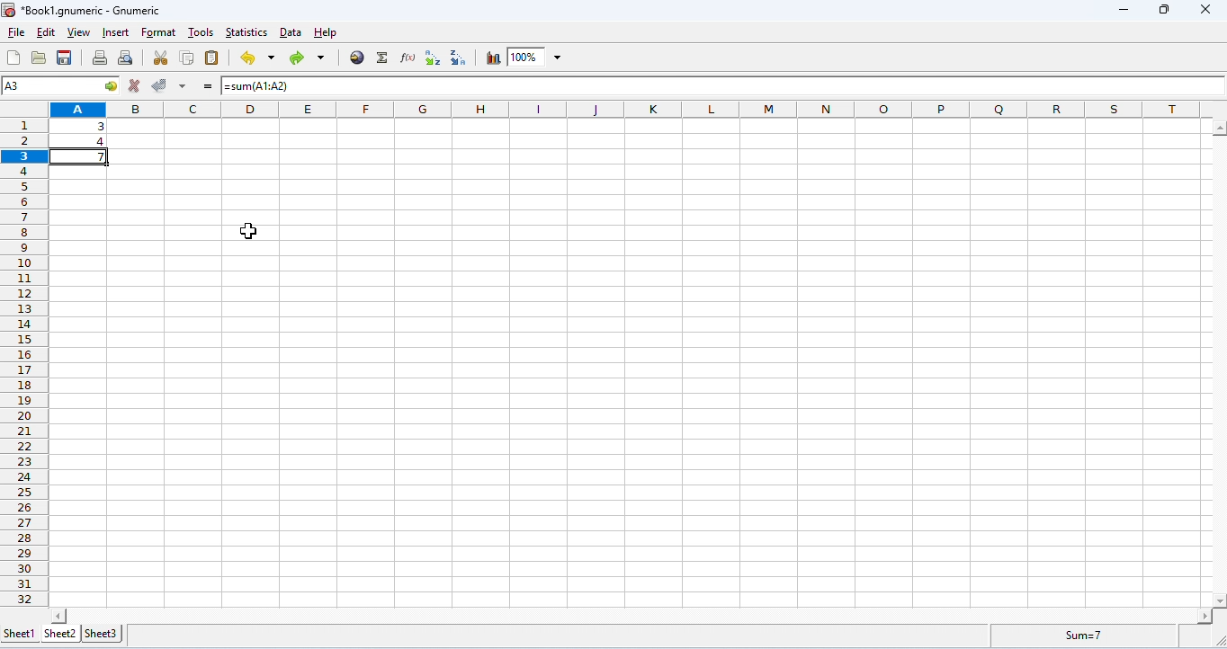 This screenshot has height=649, width=1227. I want to click on undo, so click(255, 59).